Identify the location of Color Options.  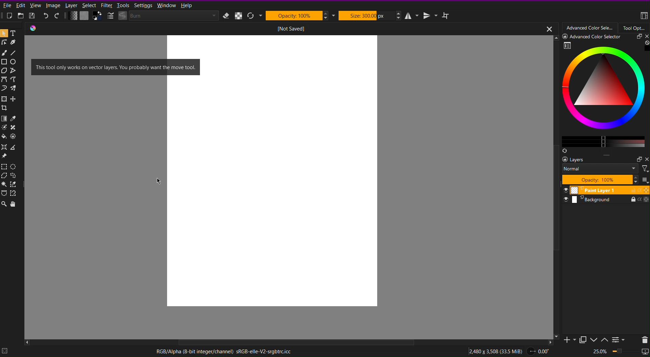
(10, 127).